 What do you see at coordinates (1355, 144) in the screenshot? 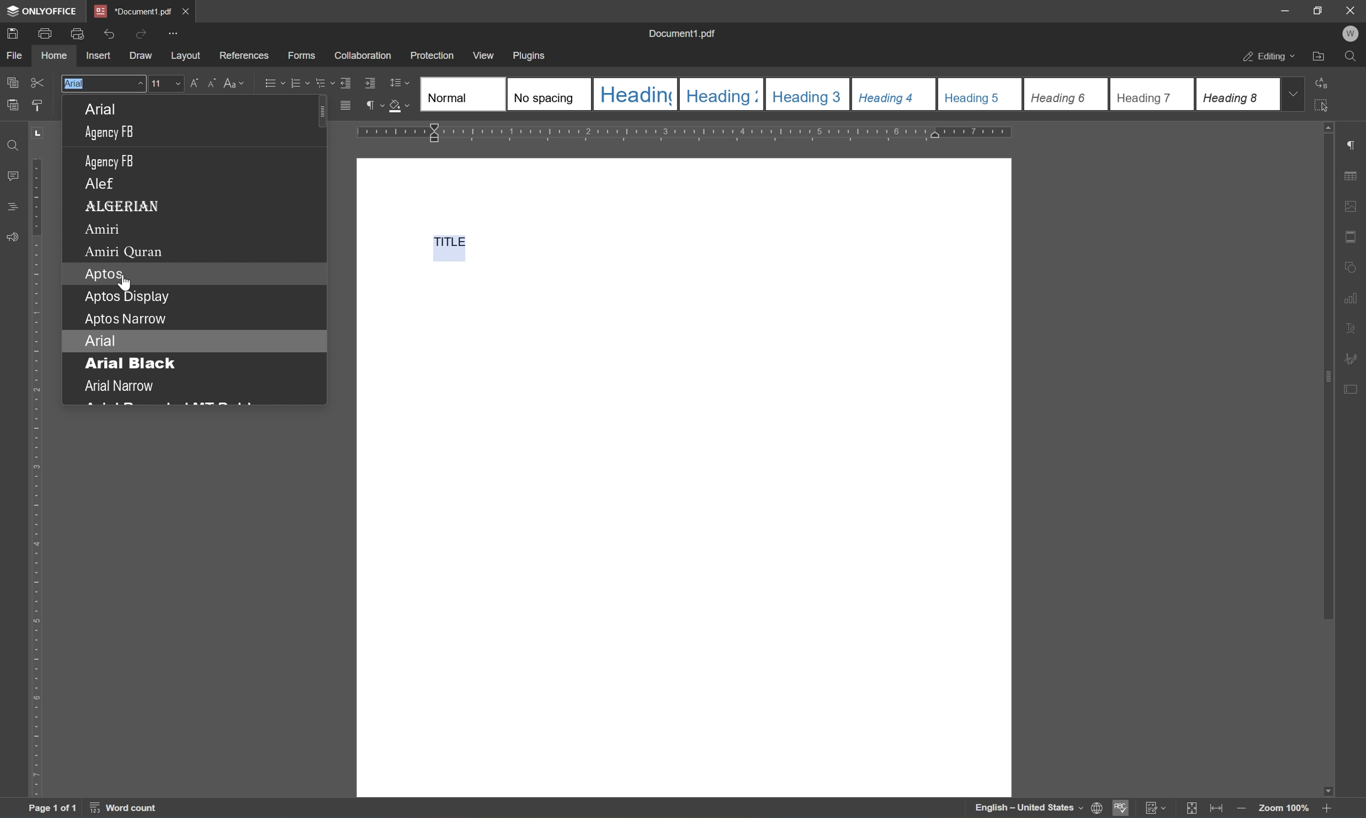
I see `paragraph settings` at bounding box center [1355, 144].